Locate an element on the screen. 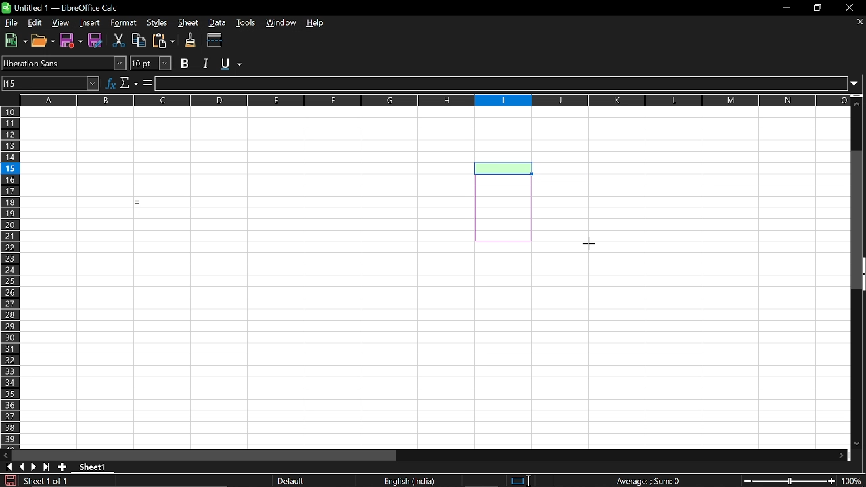  Formula is located at coordinates (648, 480).